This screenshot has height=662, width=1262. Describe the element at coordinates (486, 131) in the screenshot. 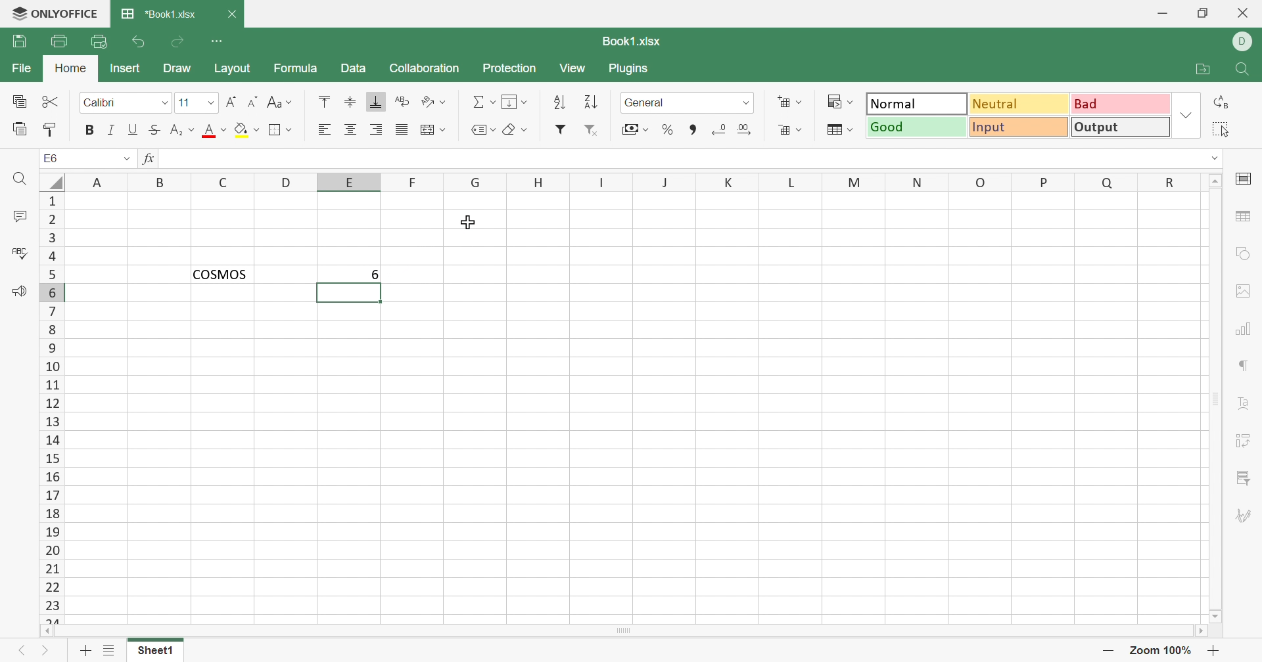

I see `Named ranges` at that location.